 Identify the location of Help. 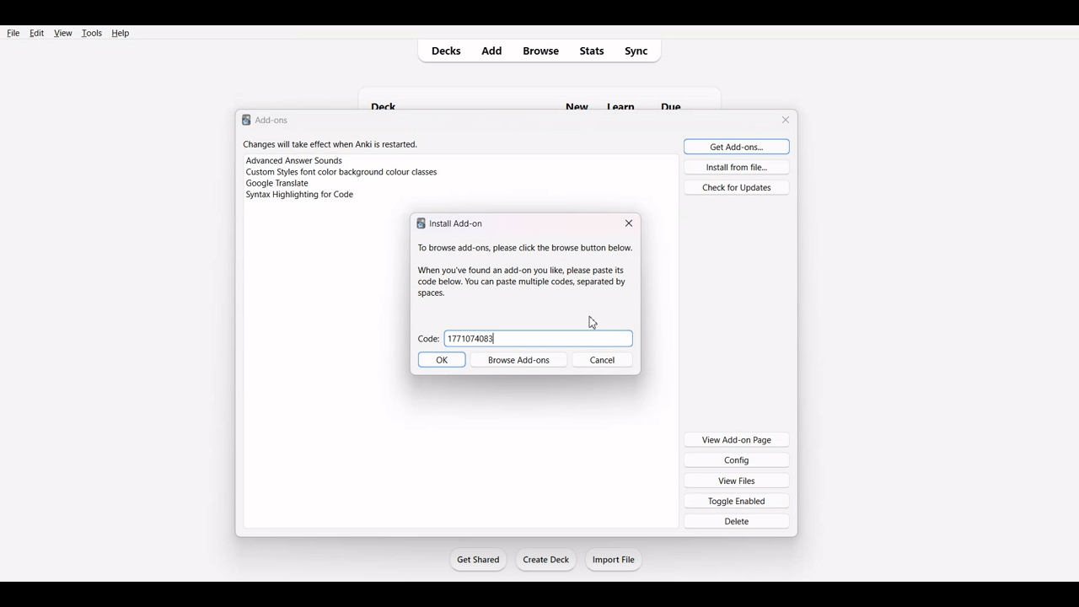
(120, 33).